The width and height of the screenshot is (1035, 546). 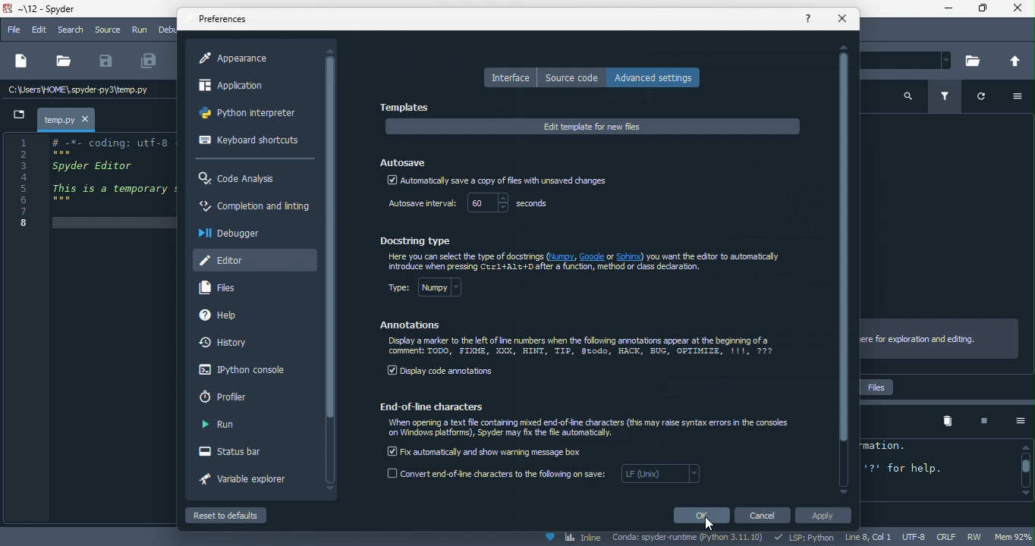 I want to click on vertical scroll bar, so click(x=844, y=268).